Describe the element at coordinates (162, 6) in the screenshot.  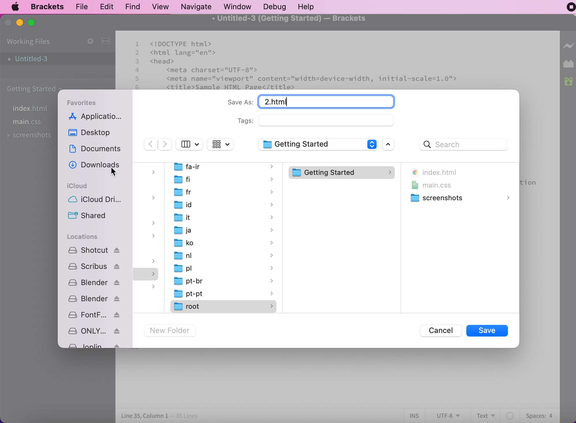
I see `view` at that location.